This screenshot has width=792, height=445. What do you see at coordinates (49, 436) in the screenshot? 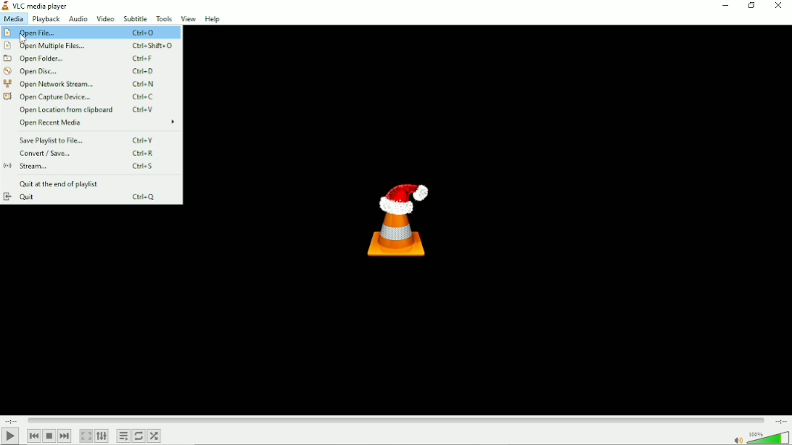
I see `Stop playback` at bounding box center [49, 436].